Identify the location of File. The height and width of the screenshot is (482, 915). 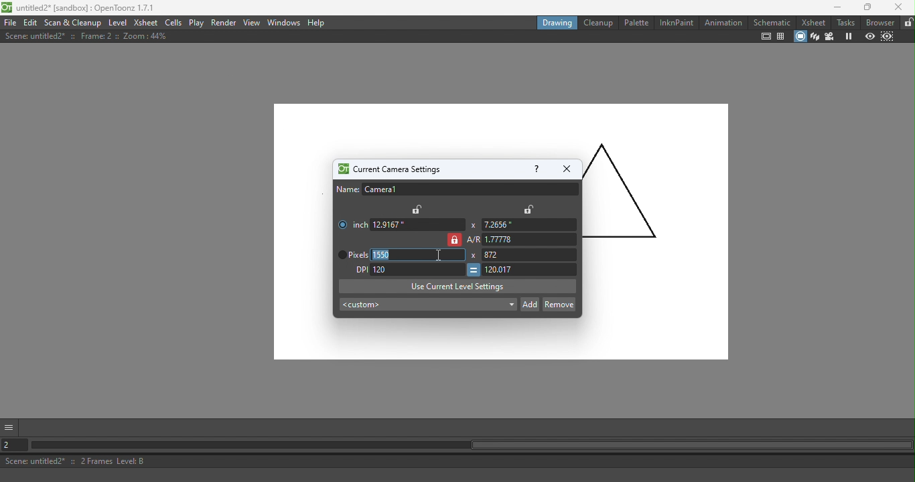
(10, 22).